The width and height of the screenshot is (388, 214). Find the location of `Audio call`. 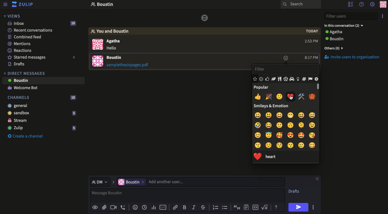

Audio call is located at coordinates (124, 207).